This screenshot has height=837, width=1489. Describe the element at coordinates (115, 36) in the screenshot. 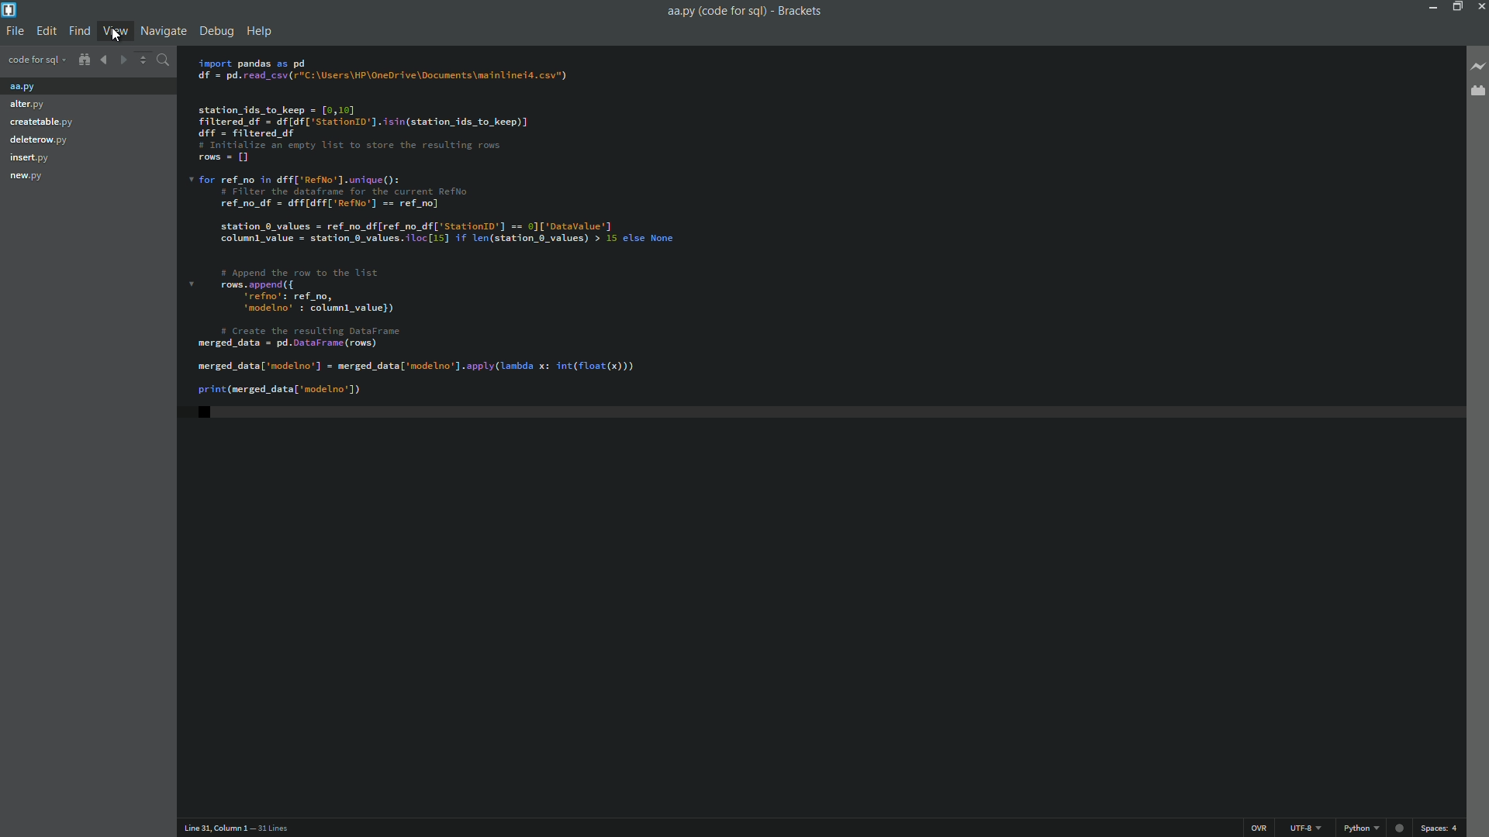

I see `Cursor` at that location.